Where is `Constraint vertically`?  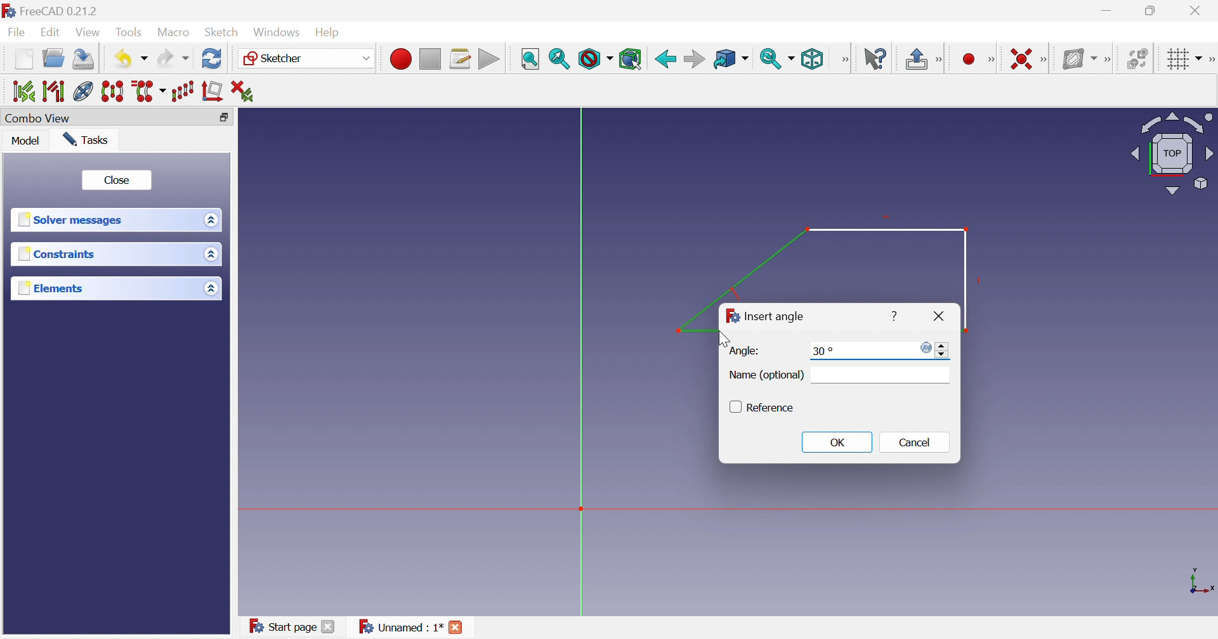
Constraint vertically is located at coordinates (972, 58).